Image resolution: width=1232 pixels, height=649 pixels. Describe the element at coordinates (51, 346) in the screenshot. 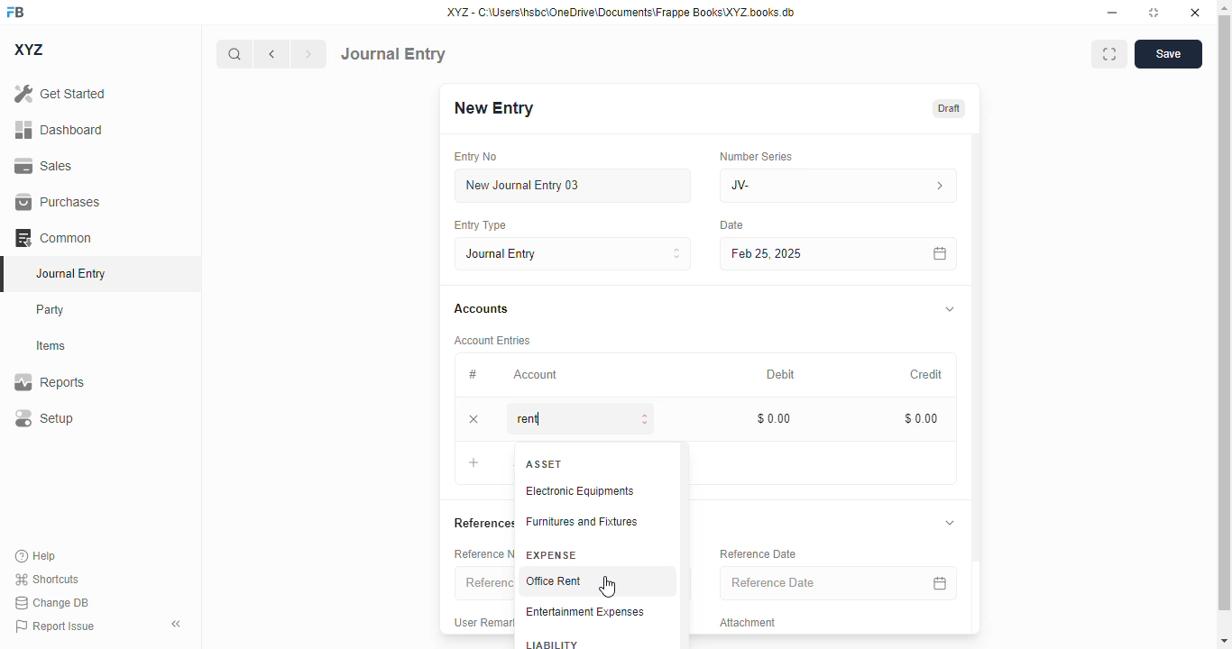

I see `items` at that location.